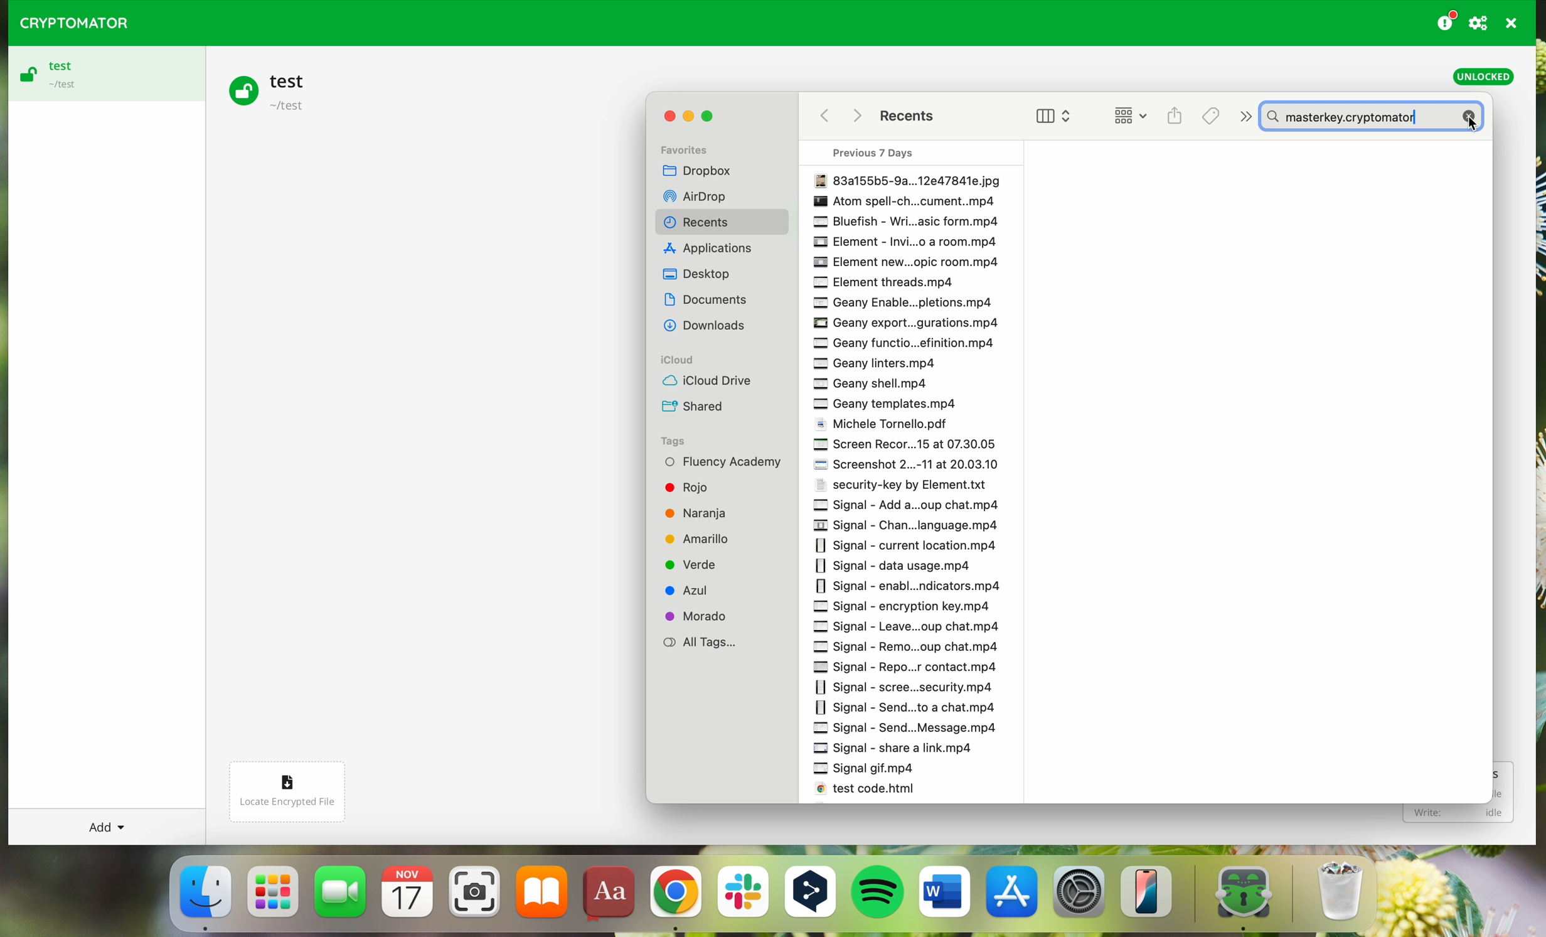  Describe the element at coordinates (918, 118) in the screenshot. I see `Recents` at that location.